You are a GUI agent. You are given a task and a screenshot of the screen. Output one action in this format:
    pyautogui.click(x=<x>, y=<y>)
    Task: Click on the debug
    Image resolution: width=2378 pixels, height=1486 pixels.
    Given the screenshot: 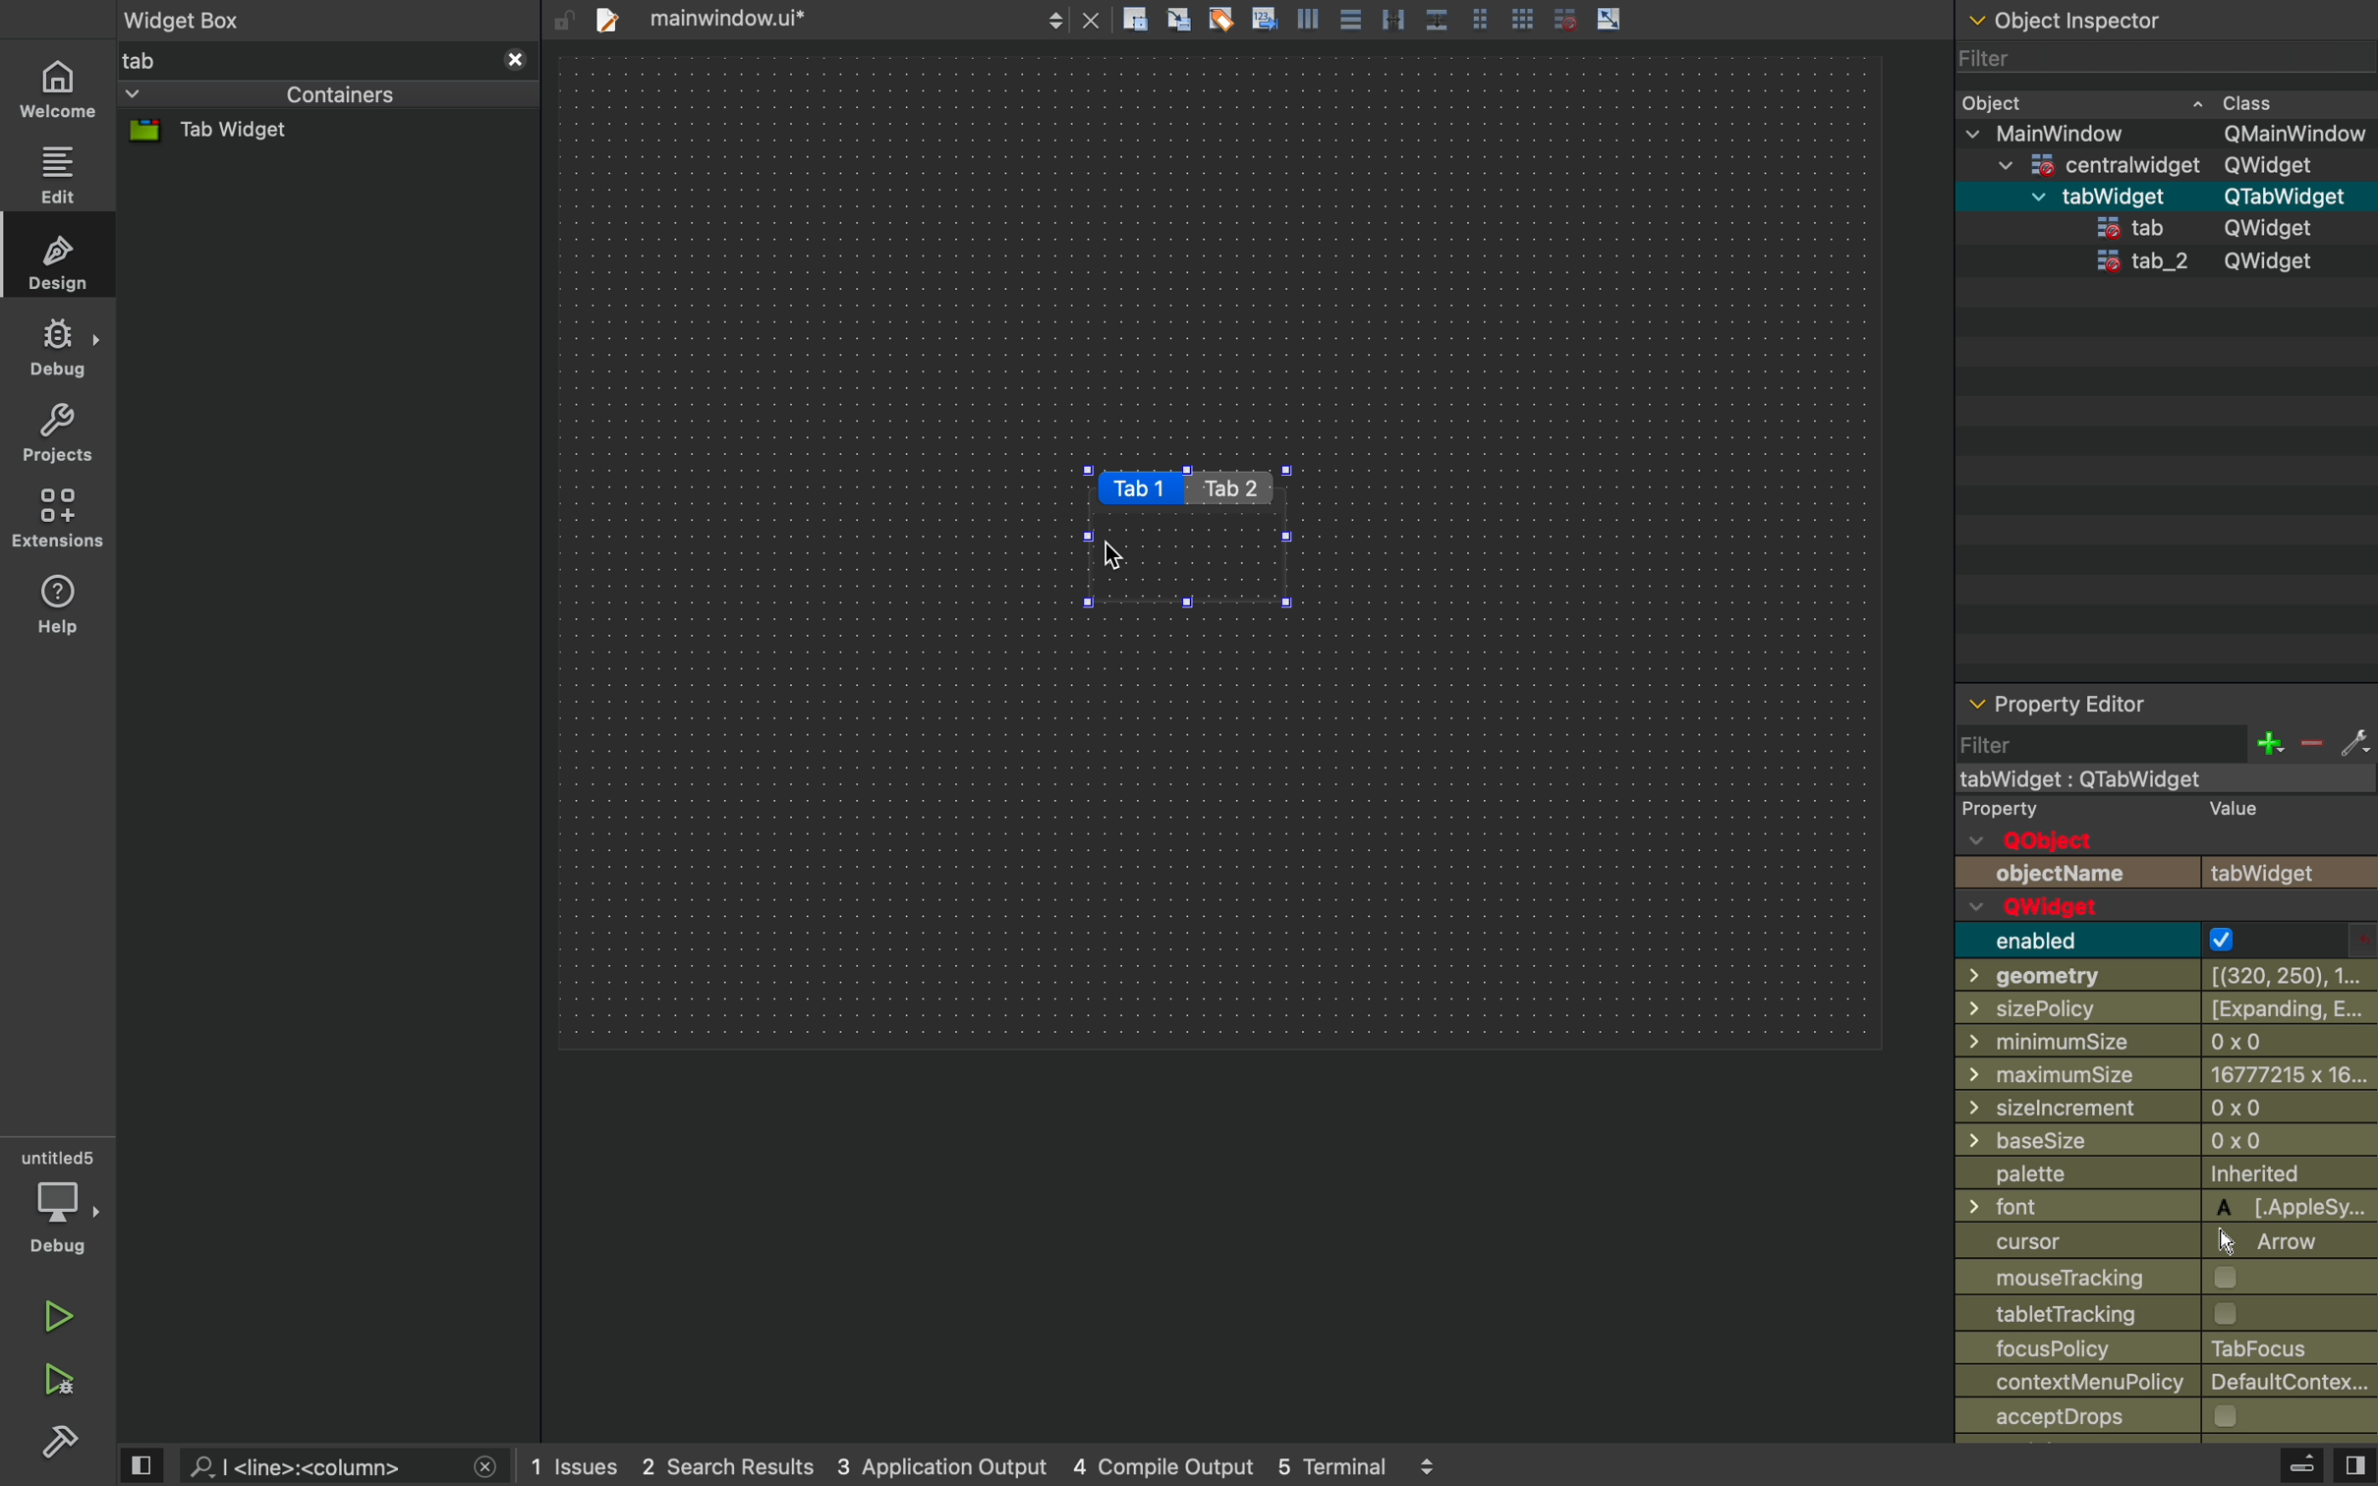 What is the action you would take?
    pyautogui.click(x=63, y=1202)
    